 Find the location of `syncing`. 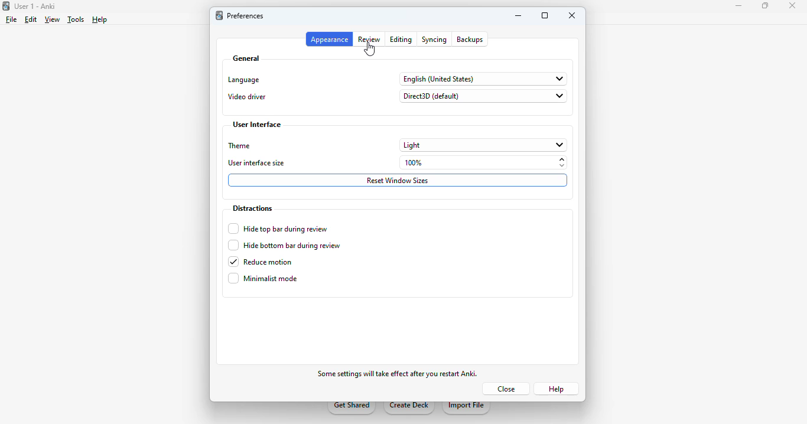

syncing is located at coordinates (433, 39).